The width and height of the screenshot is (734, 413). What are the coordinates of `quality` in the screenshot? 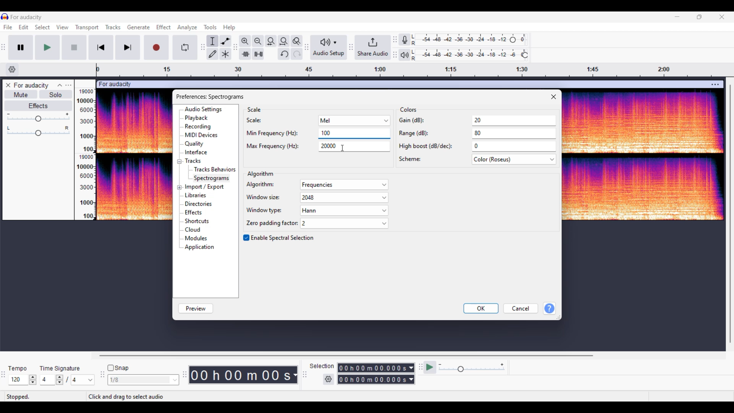 It's located at (196, 144).